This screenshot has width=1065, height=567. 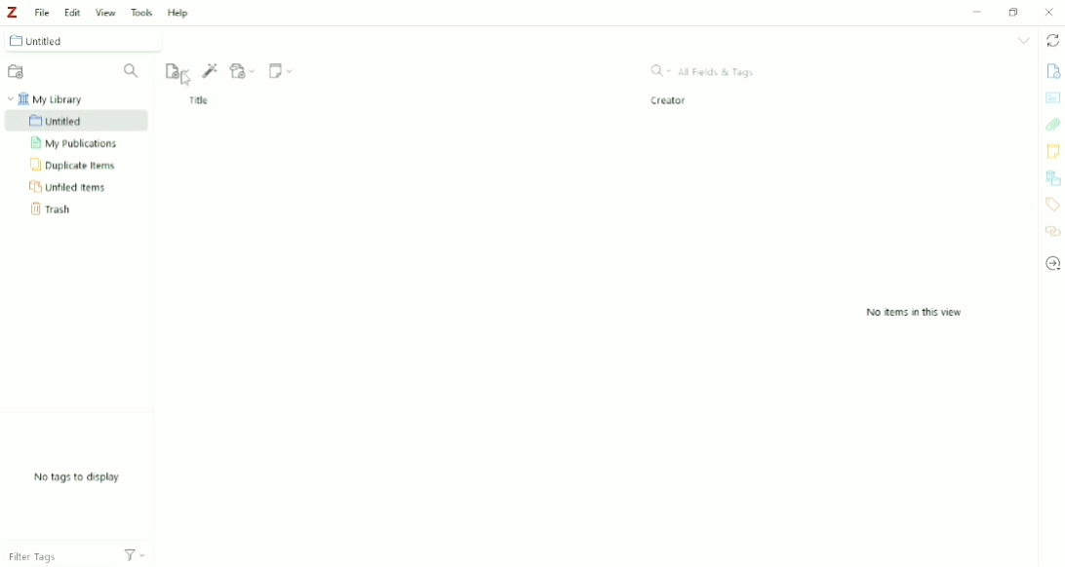 I want to click on New Item, so click(x=177, y=70).